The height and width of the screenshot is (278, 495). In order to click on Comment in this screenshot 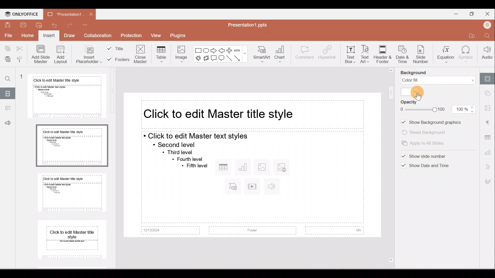, I will do `click(8, 108)`.